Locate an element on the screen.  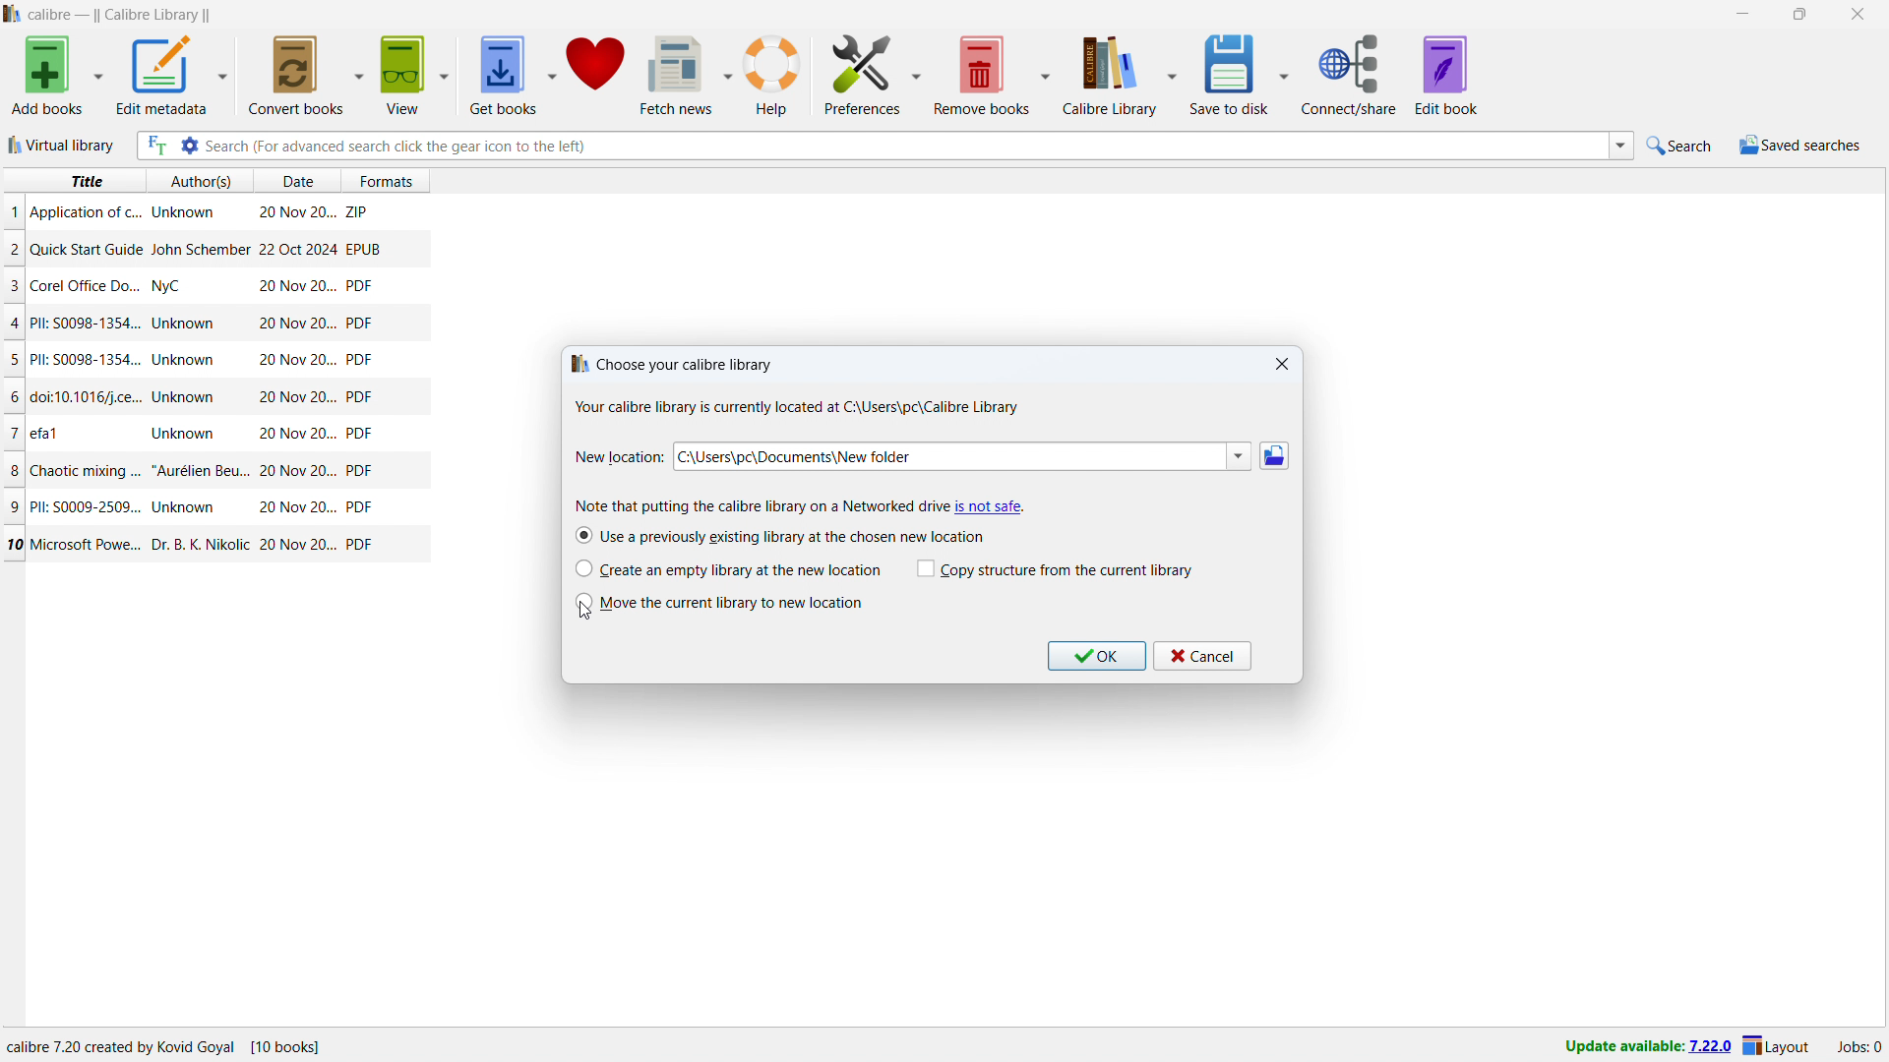
update is located at coordinates (1647, 1047).